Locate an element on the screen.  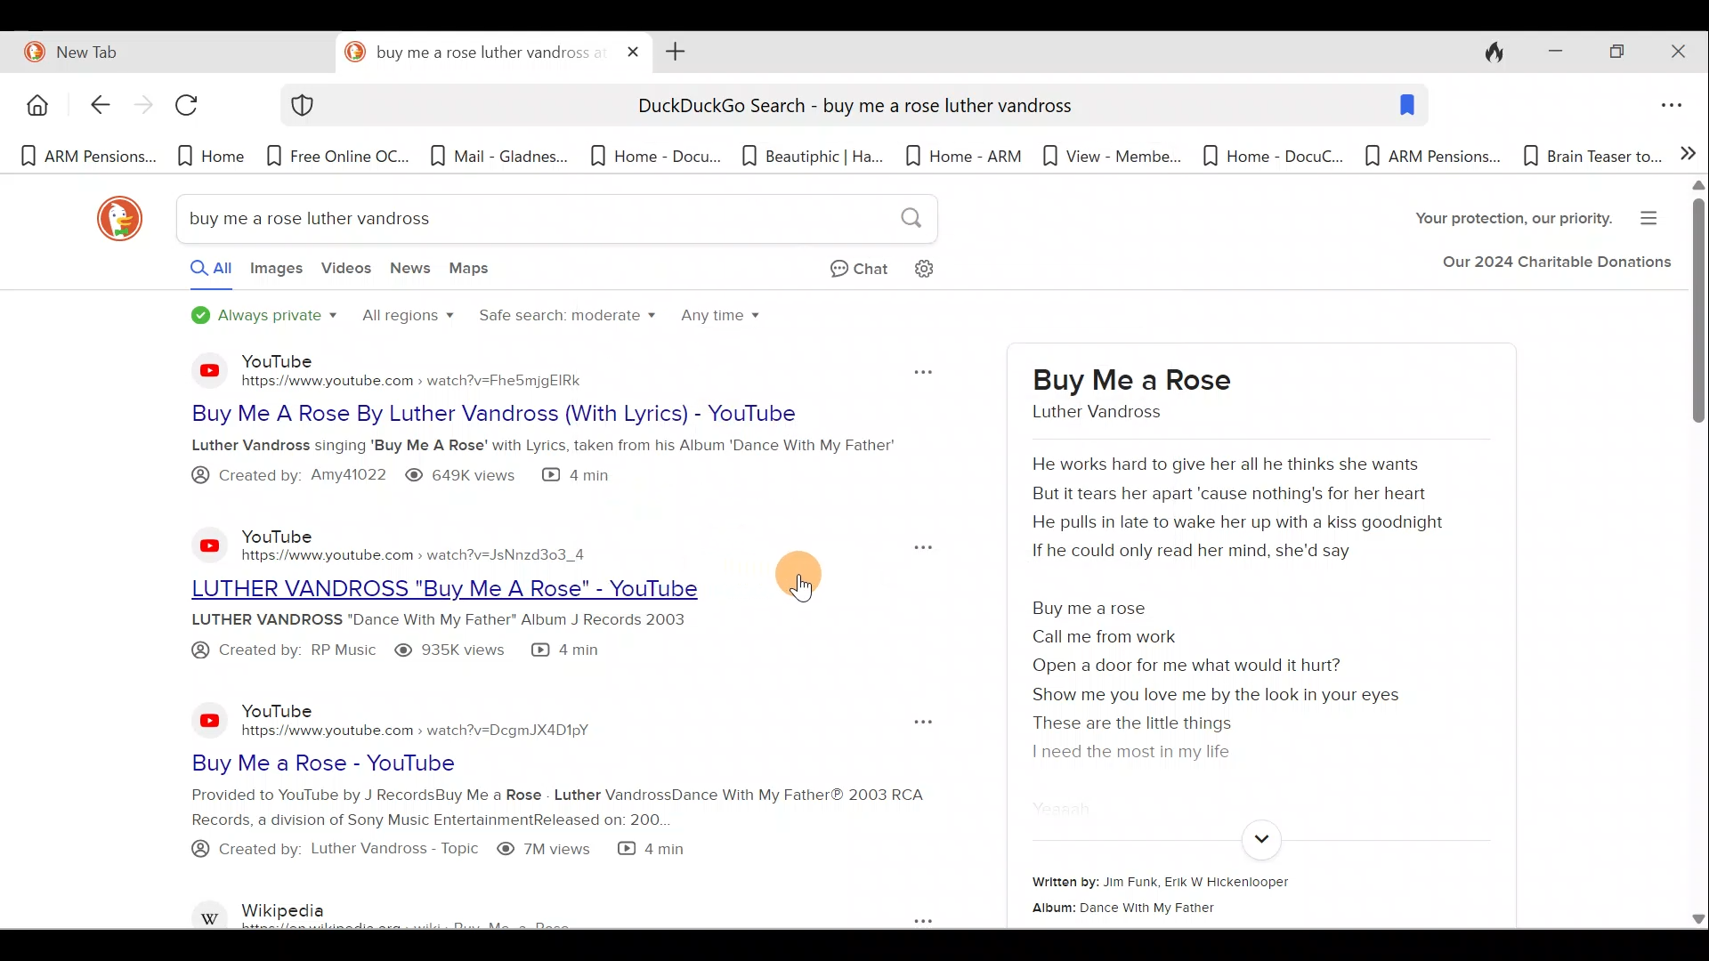
Bookmark 8 is located at coordinates (1107, 155).